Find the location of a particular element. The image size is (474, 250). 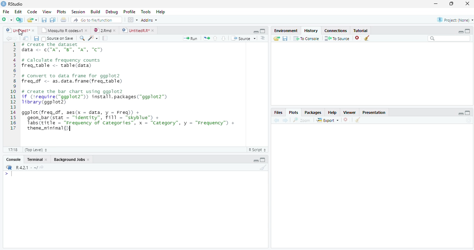

Code  is located at coordinates (94, 38).